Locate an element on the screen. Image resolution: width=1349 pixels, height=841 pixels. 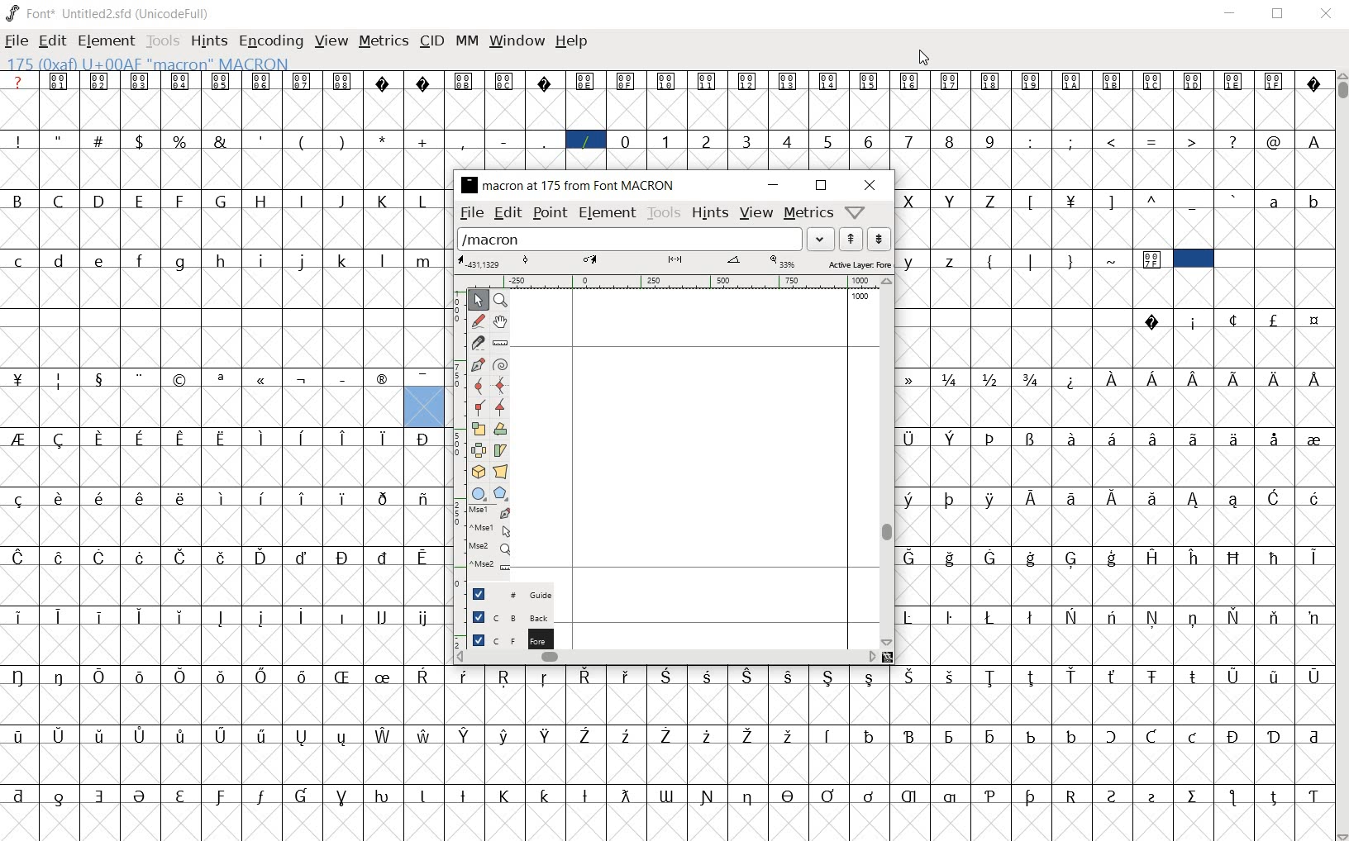
Symbol is located at coordinates (1236, 617).